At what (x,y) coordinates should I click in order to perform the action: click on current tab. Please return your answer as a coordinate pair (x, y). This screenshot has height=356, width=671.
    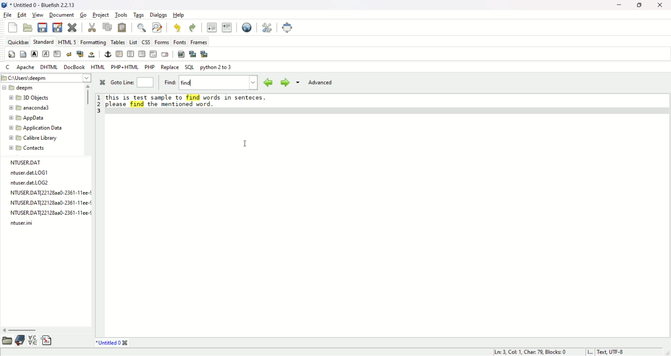
    Looking at the image, I should click on (107, 344).